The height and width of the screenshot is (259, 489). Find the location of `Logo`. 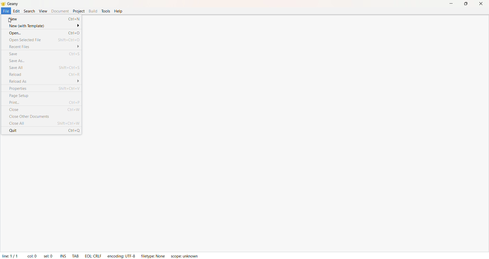

Logo is located at coordinates (4, 4).